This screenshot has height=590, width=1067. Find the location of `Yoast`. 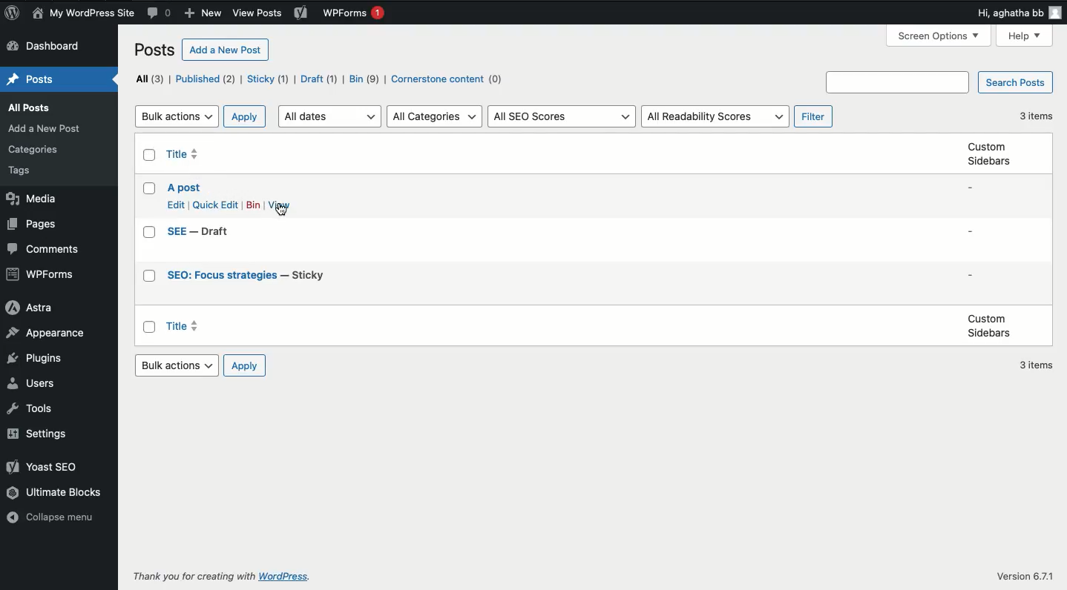

Yoast is located at coordinates (304, 13).